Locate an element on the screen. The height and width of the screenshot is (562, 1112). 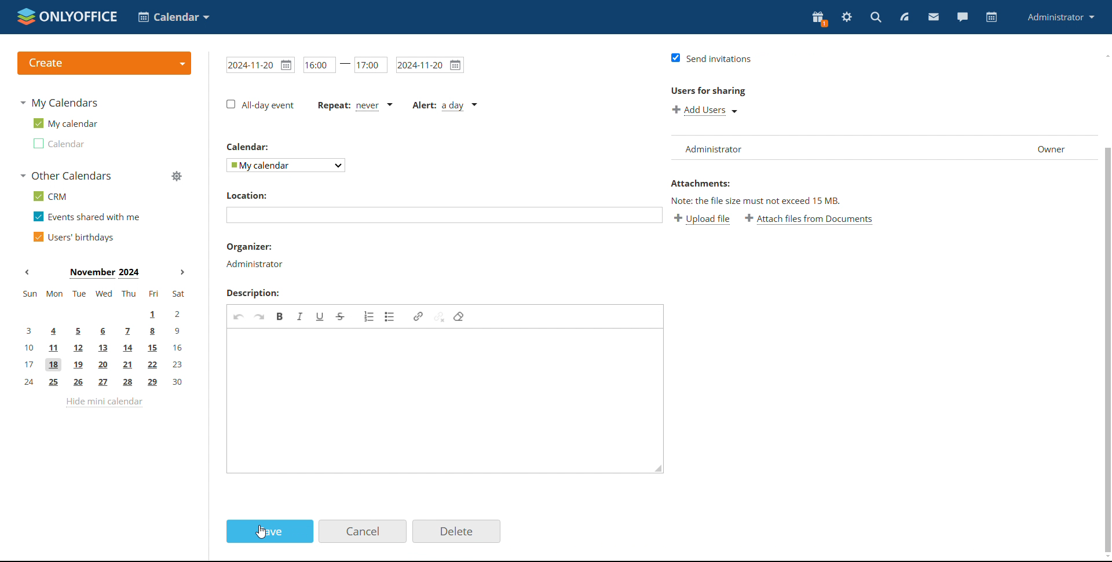
chat is located at coordinates (961, 17).